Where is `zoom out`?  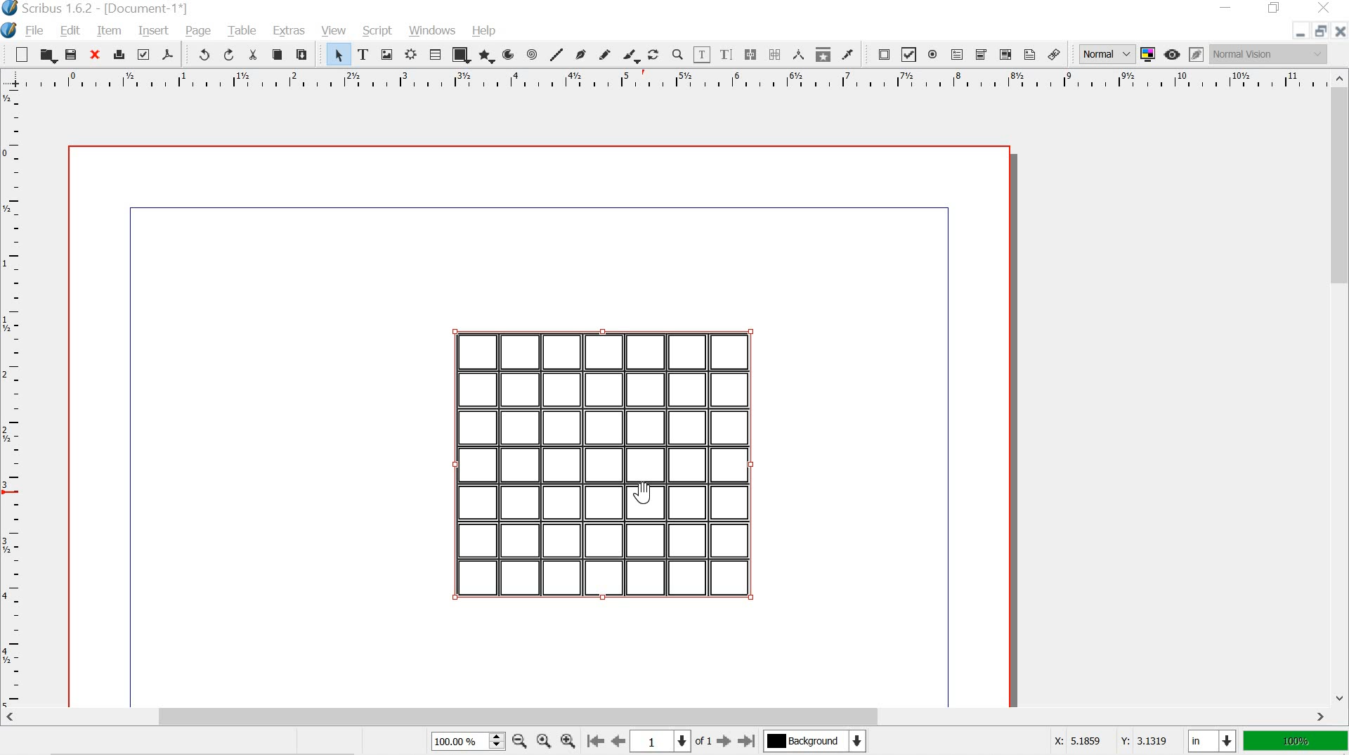 zoom out is located at coordinates (518, 740).